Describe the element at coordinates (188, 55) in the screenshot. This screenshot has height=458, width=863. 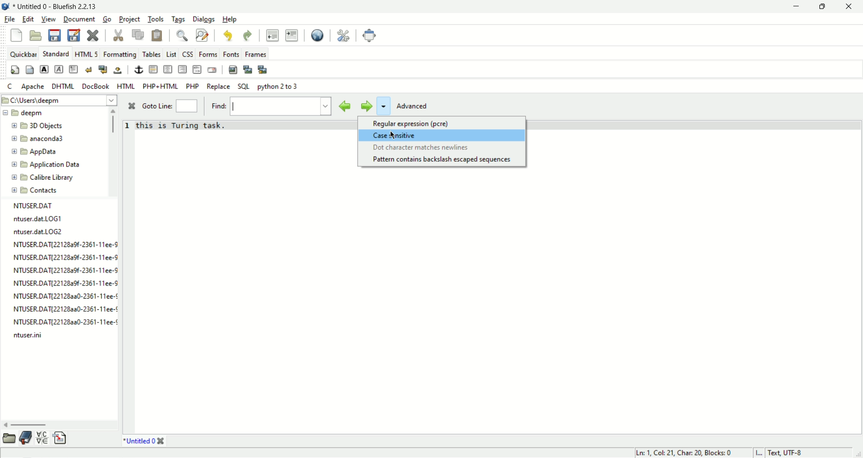
I see `CSS` at that location.